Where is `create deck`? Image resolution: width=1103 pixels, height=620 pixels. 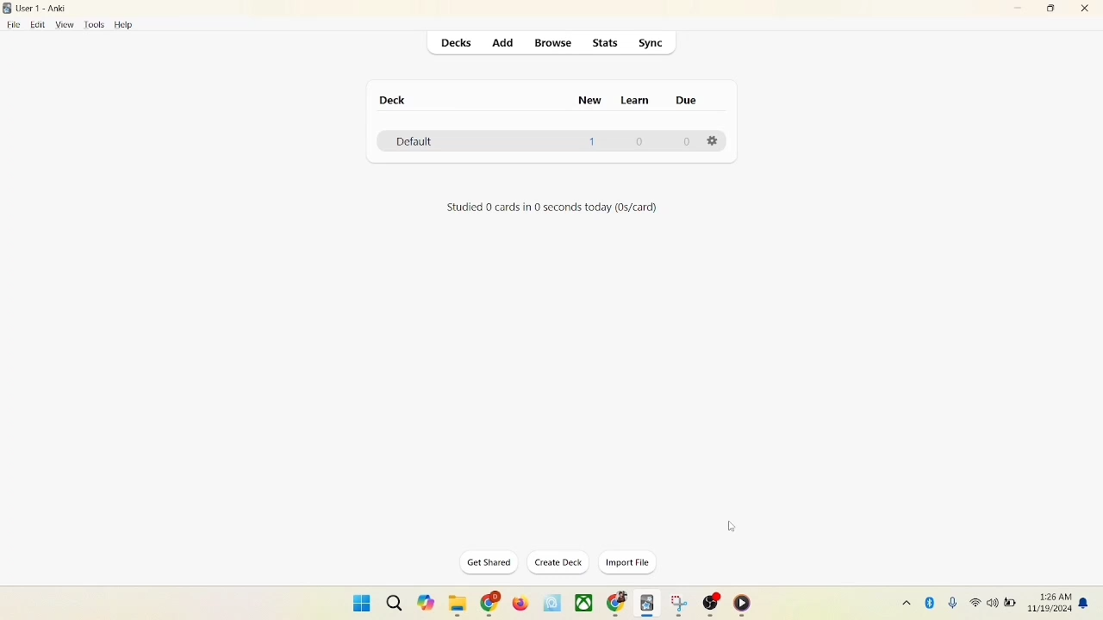 create deck is located at coordinates (555, 563).